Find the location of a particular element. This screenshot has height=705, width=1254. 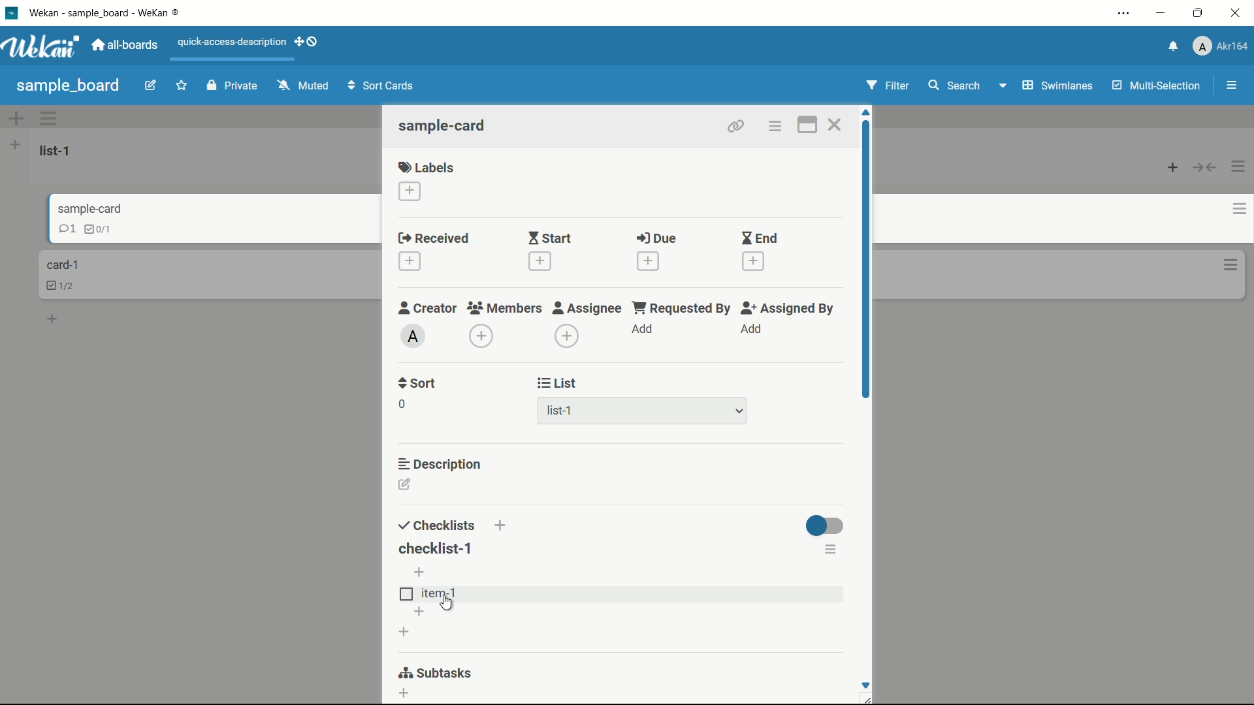

add a card is located at coordinates (54, 321).